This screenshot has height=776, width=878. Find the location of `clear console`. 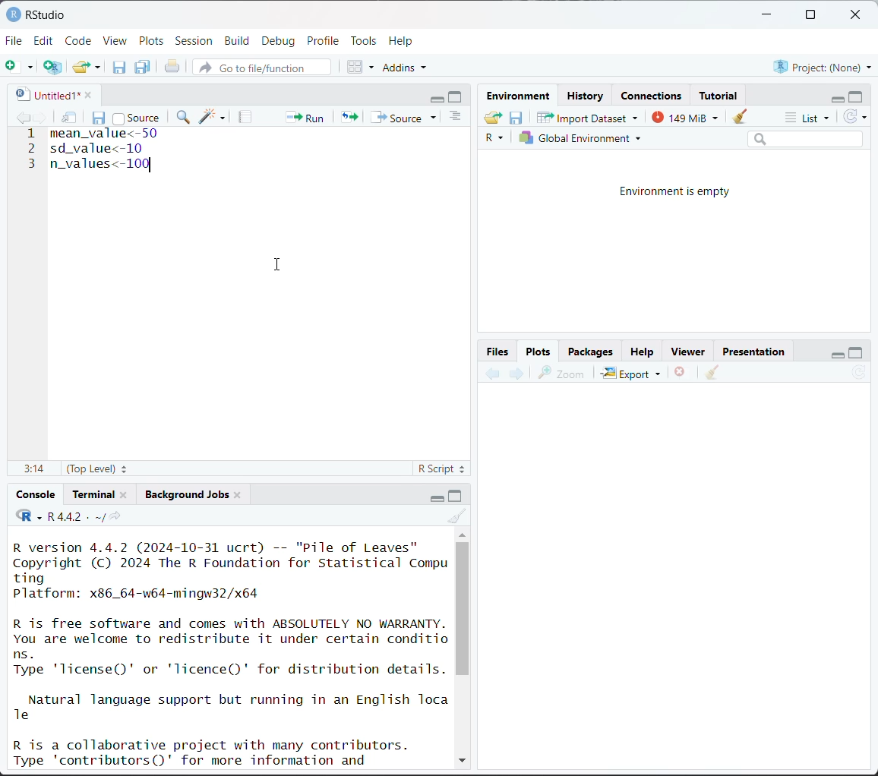

clear console is located at coordinates (459, 516).